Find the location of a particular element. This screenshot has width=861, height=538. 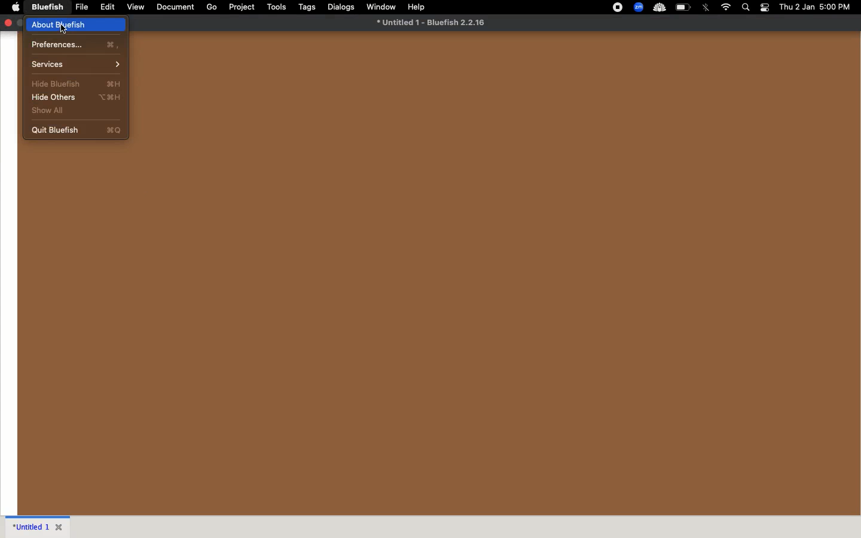

about bluefish is located at coordinates (61, 25).